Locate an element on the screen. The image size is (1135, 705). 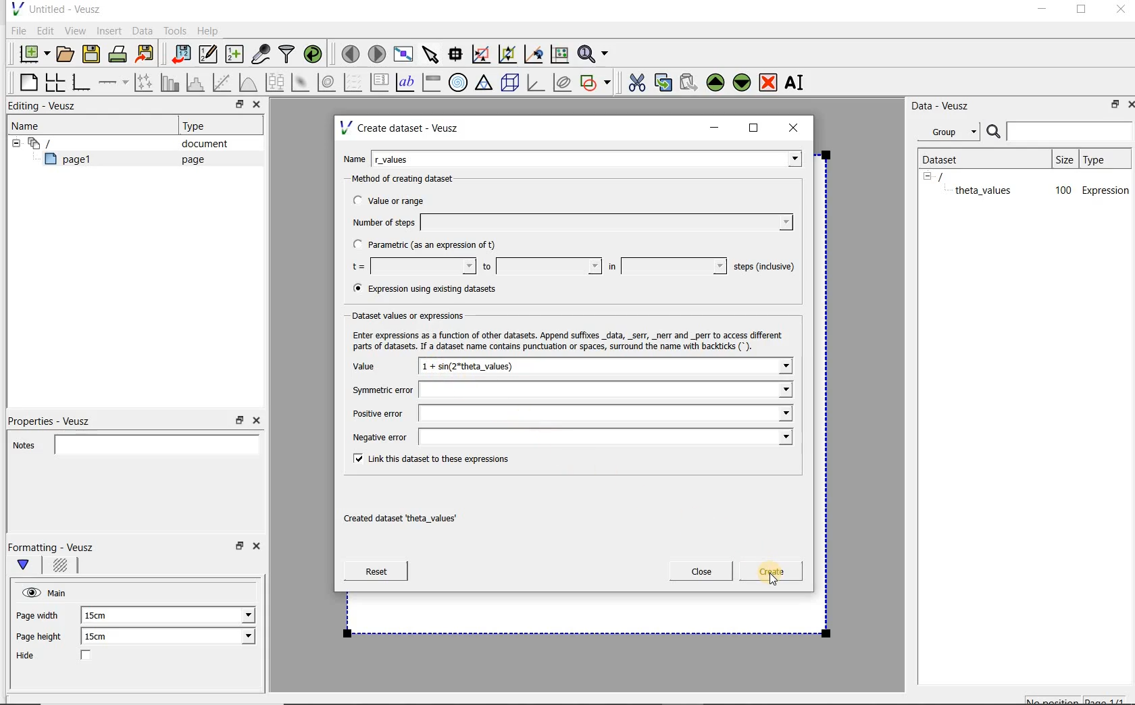
t=  is located at coordinates (411, 267).